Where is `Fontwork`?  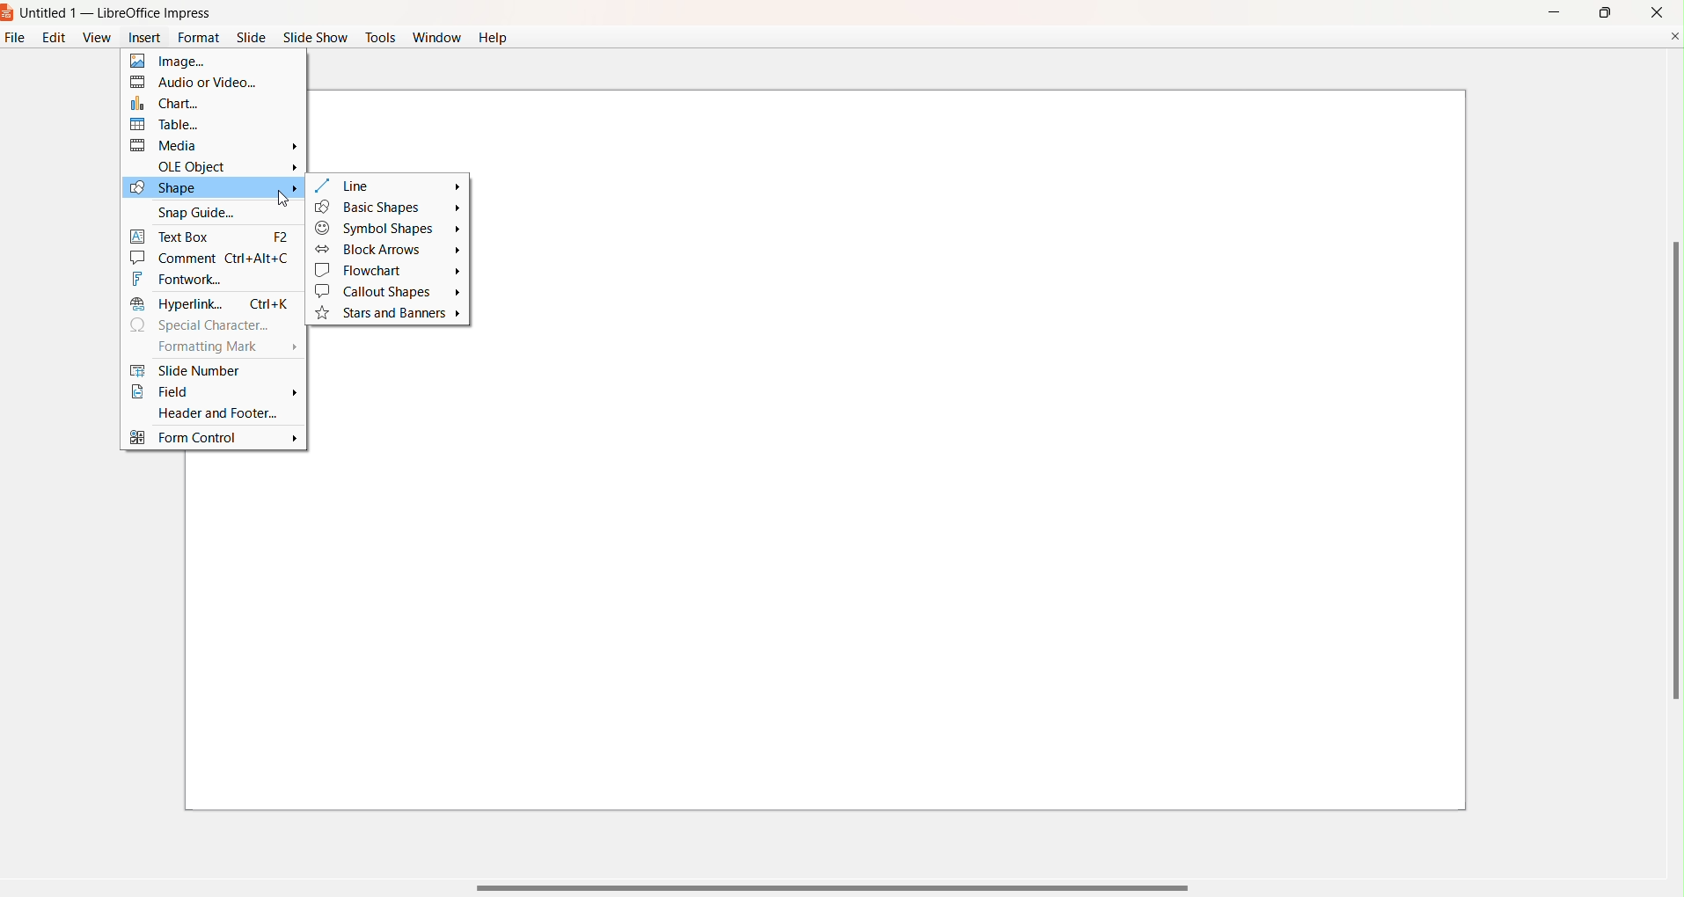 Fontwork is located at coordinates (204, 279).